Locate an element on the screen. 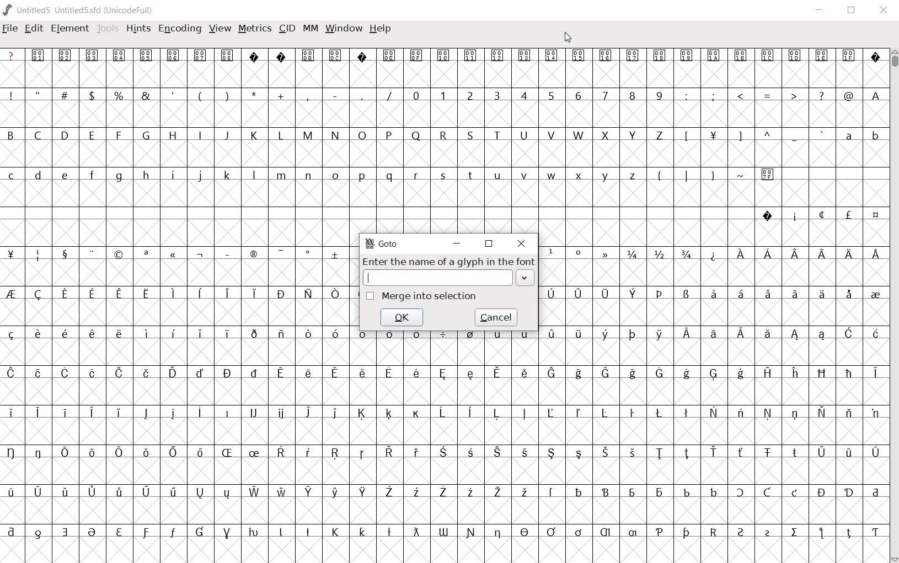 The height and width of the screenshot is (563, 899). ( is located at coordinates (201, 96).